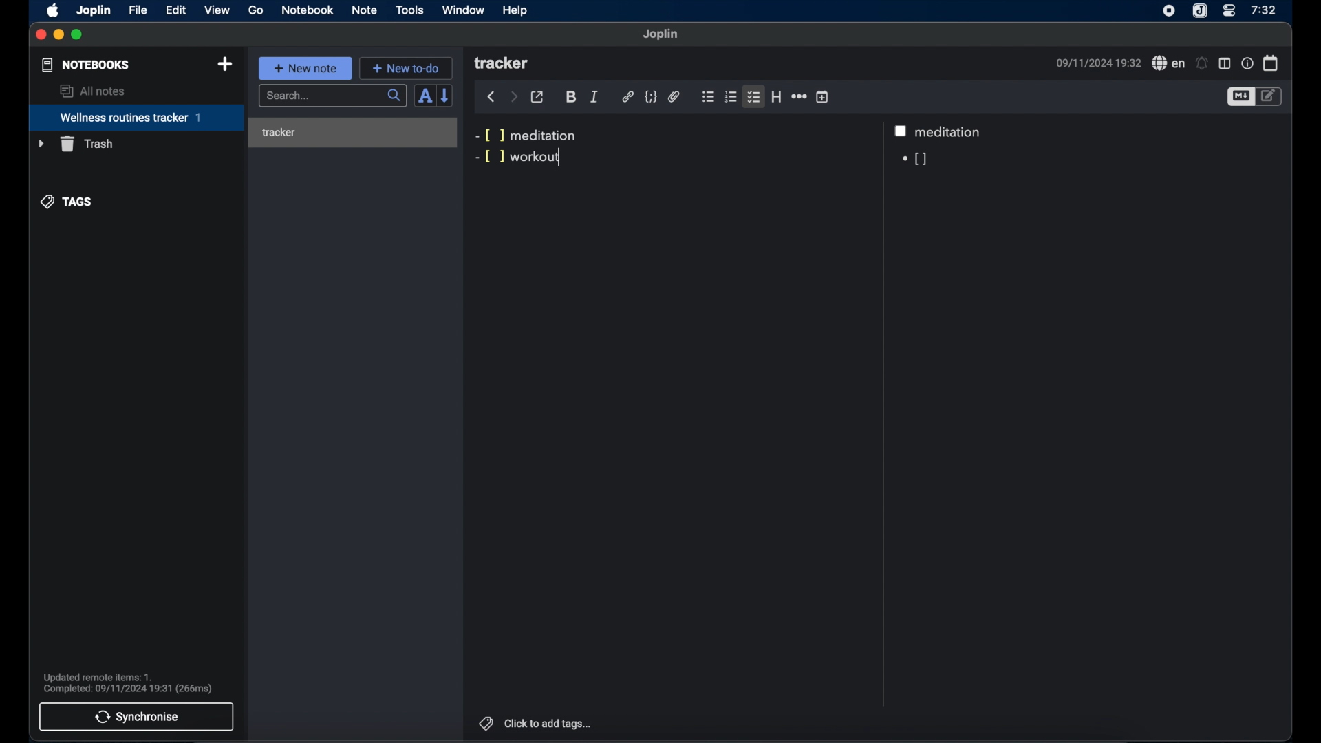  I want to click on click to add tags, so click(549, 723).